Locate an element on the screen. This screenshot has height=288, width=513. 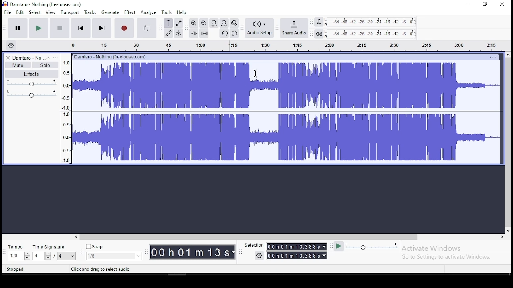
fit project to width is located at coordinates (214, 23).